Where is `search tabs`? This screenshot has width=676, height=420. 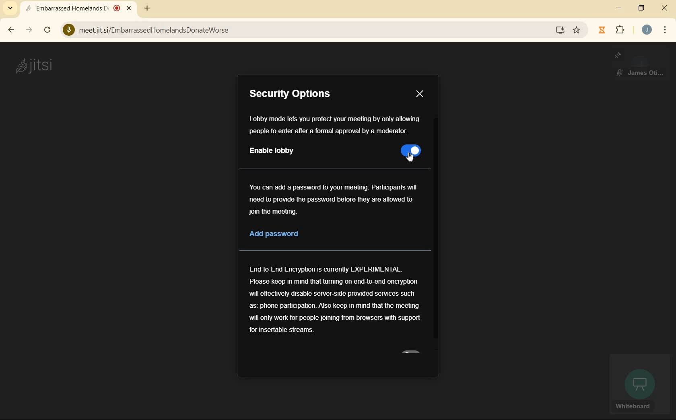 search tabs is located at coordinates (10, 8).